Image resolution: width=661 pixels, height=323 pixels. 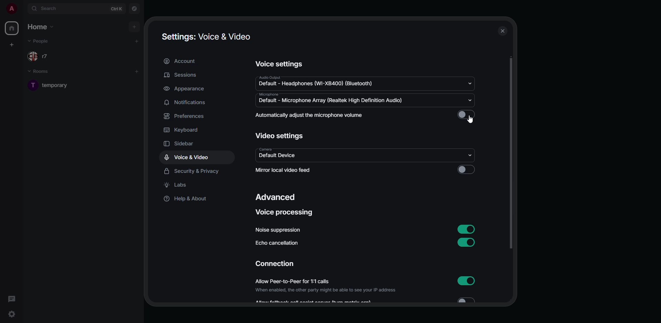 What do you see at coordinates (280, 64) in the screenshot?
I see `voice settings` at bounding box center [280, 64].